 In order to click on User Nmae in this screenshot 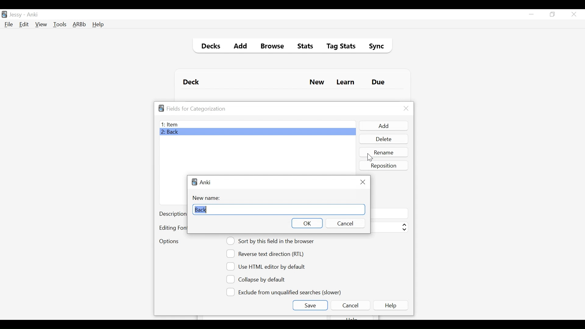, I will do `click(17, 15)`.